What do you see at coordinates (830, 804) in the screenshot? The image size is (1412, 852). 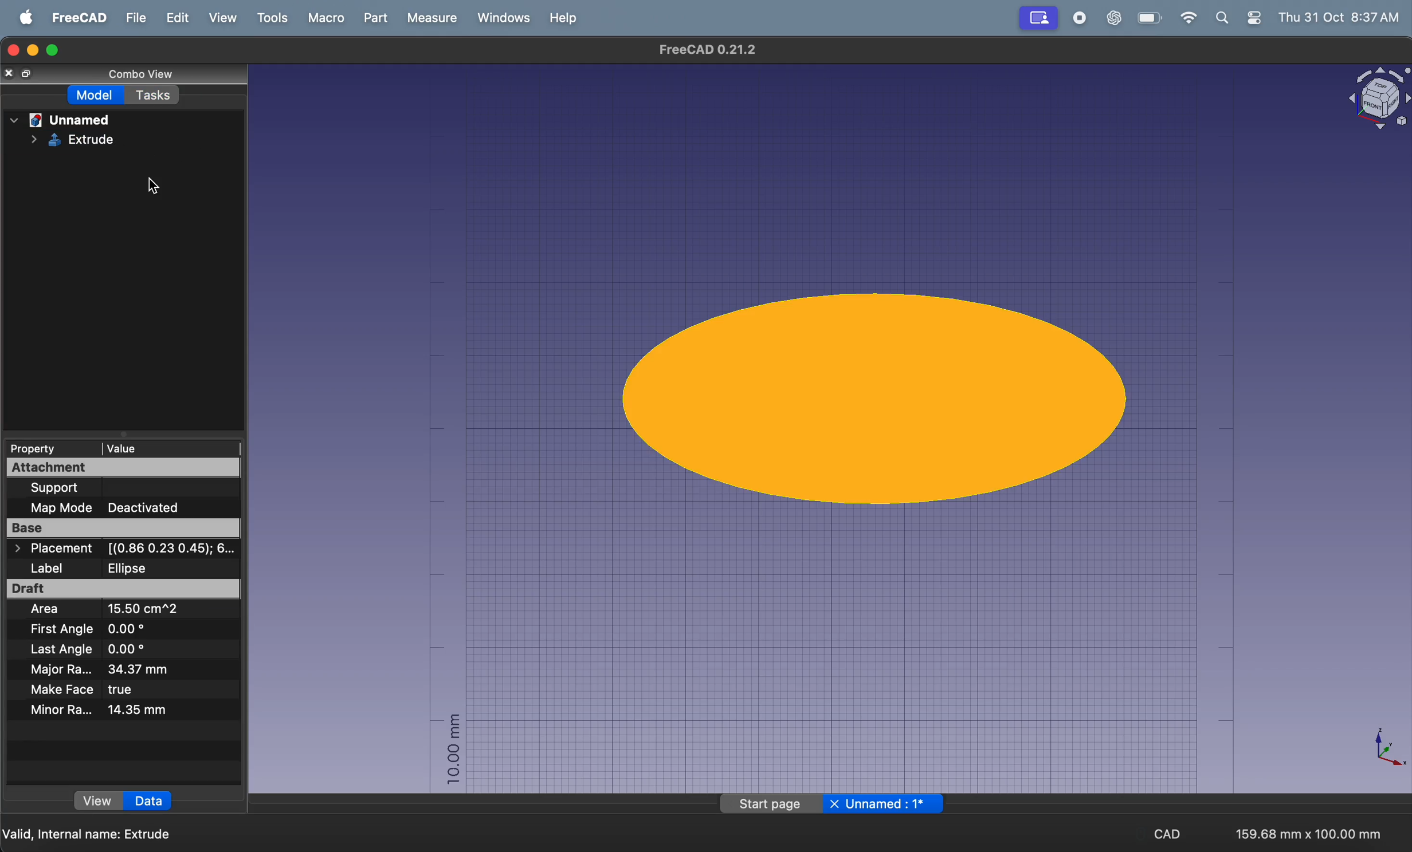 I see `page title` at bounding box center [830, 804].